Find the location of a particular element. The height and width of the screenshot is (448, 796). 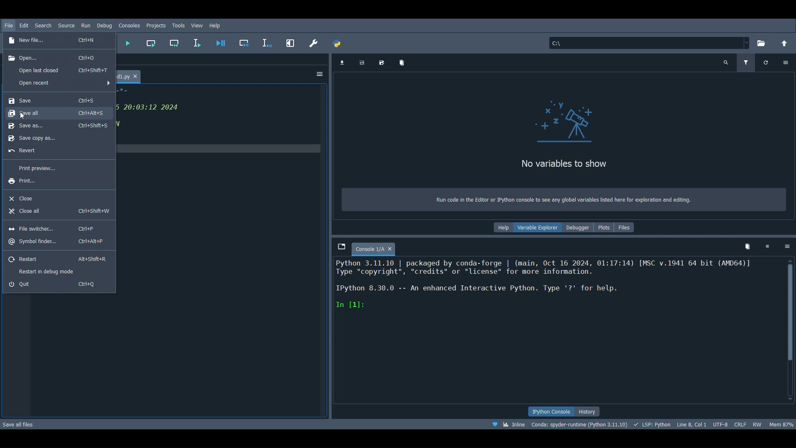

Open is located at coordinates (52, 57).